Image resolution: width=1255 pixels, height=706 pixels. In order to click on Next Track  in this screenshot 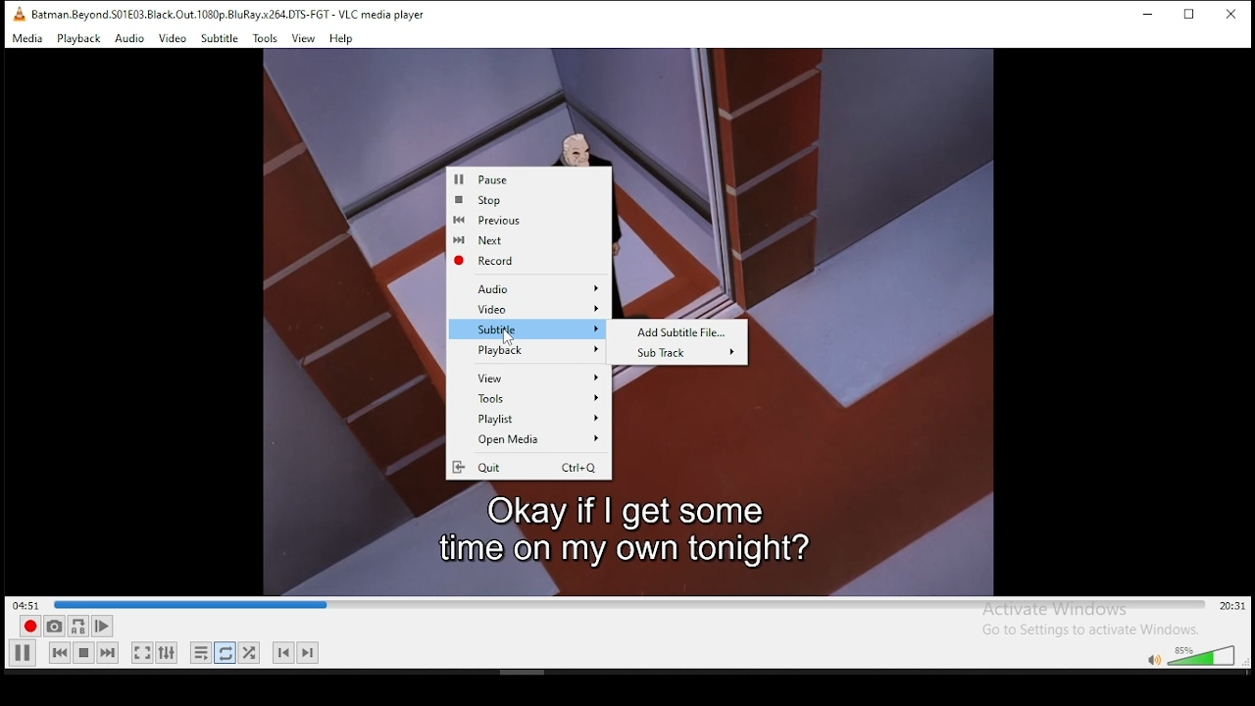, I will do `click(311, 652)`.